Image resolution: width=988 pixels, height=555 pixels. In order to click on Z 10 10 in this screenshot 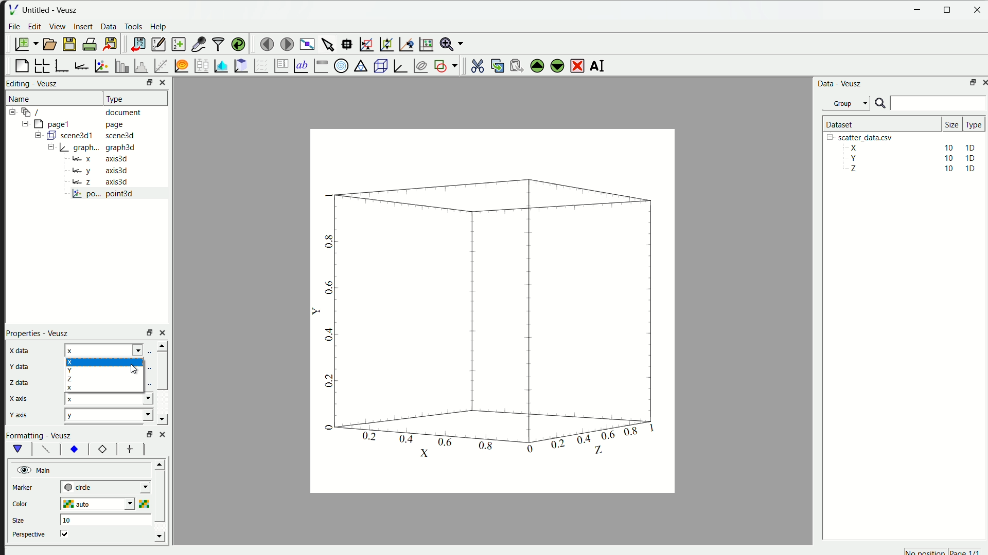, I will do `click(910, 170)`.